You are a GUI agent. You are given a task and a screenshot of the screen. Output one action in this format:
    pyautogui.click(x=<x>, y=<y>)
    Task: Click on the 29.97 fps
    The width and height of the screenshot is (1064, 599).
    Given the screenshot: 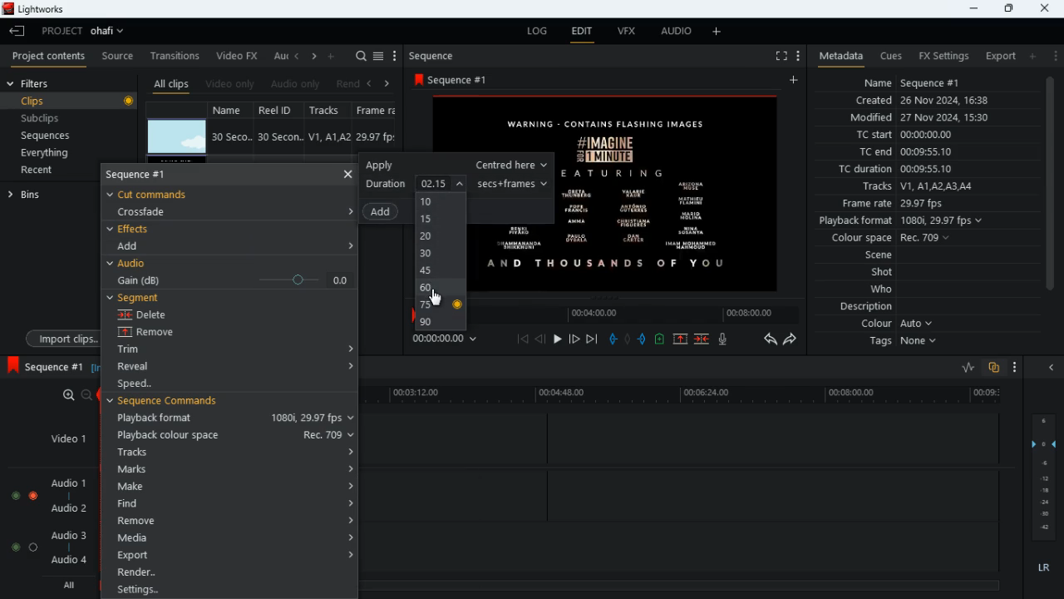 What is the action you would take?
    pyautogui.click(x=380, y=137)
    